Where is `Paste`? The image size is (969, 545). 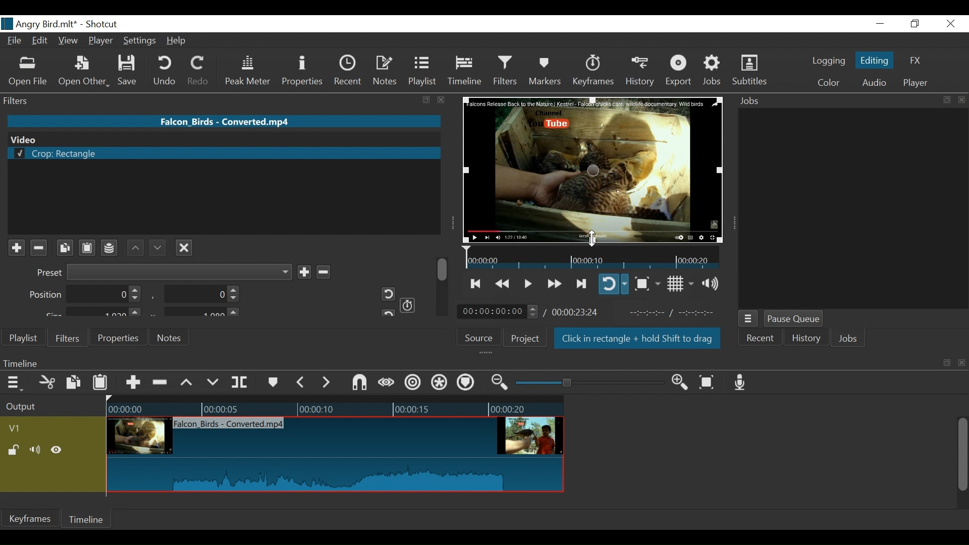
Paste is located at coordinates (101, 385).